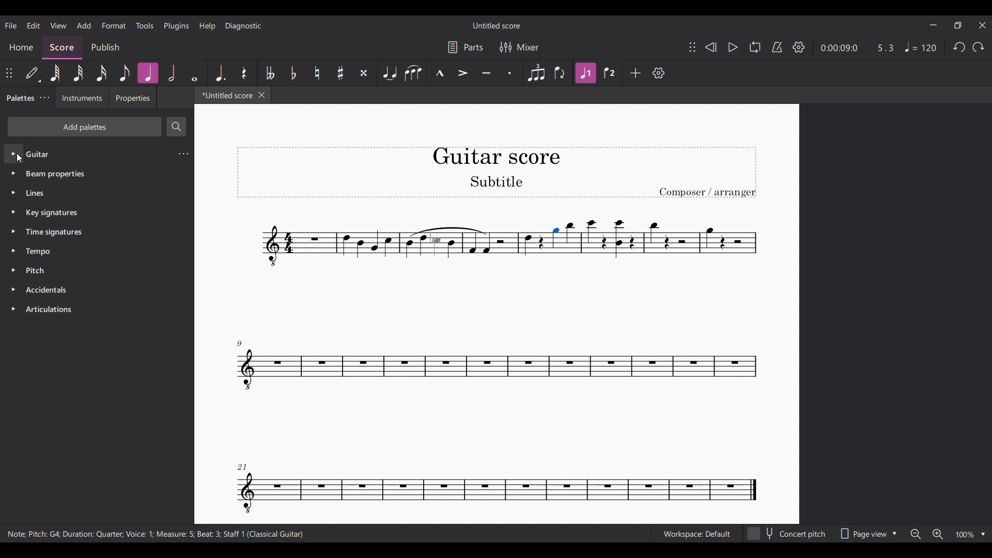 This screenshot has width=992, height=558. What do you see at coordinates (799, 47) in the screenshot?
I see `Settings` at bounding box center [799, 47].